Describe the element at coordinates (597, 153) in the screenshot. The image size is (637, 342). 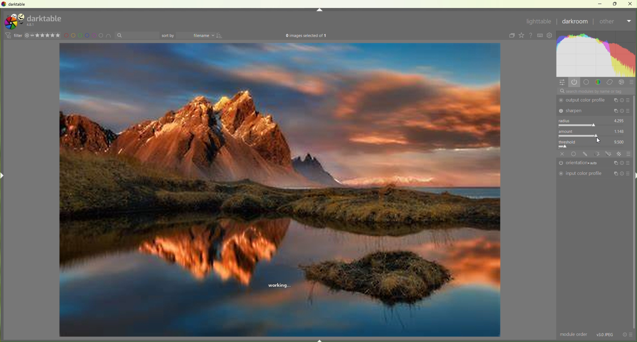
I see `tool` at that location.